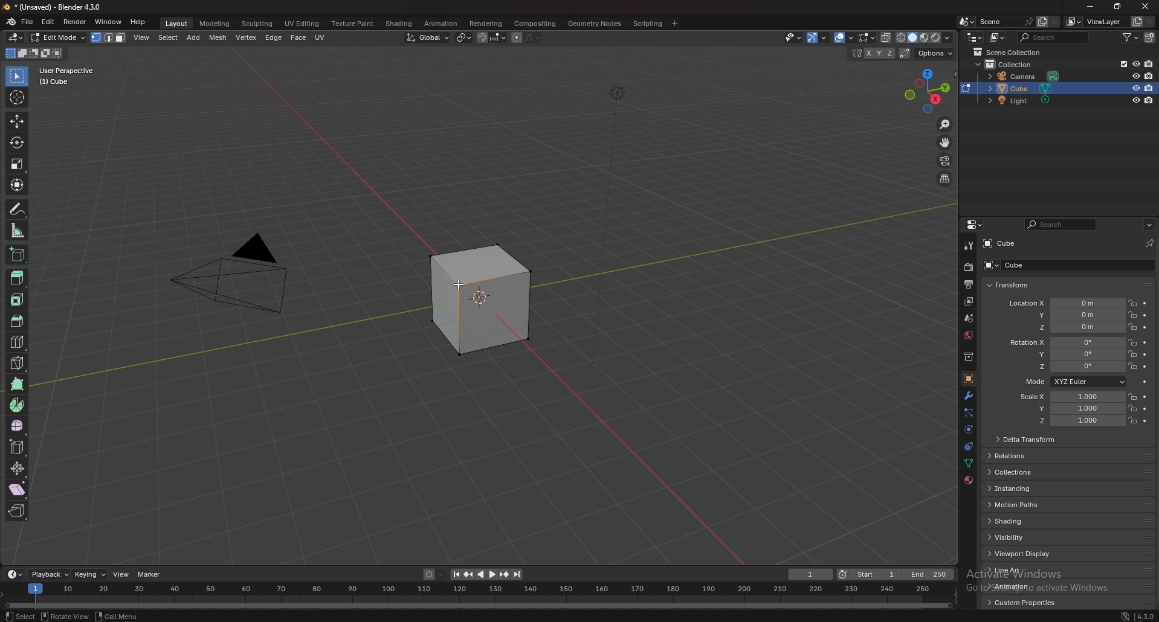 This screenshot has width=1159, height=622. I want to click on animate property, so click(1145, 382).